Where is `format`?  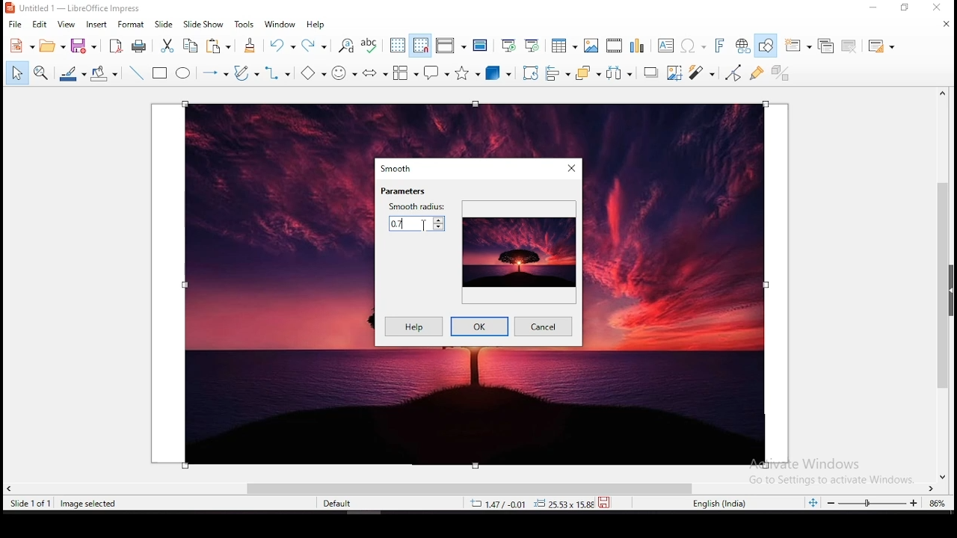
format is located at coordinates (132, 25).